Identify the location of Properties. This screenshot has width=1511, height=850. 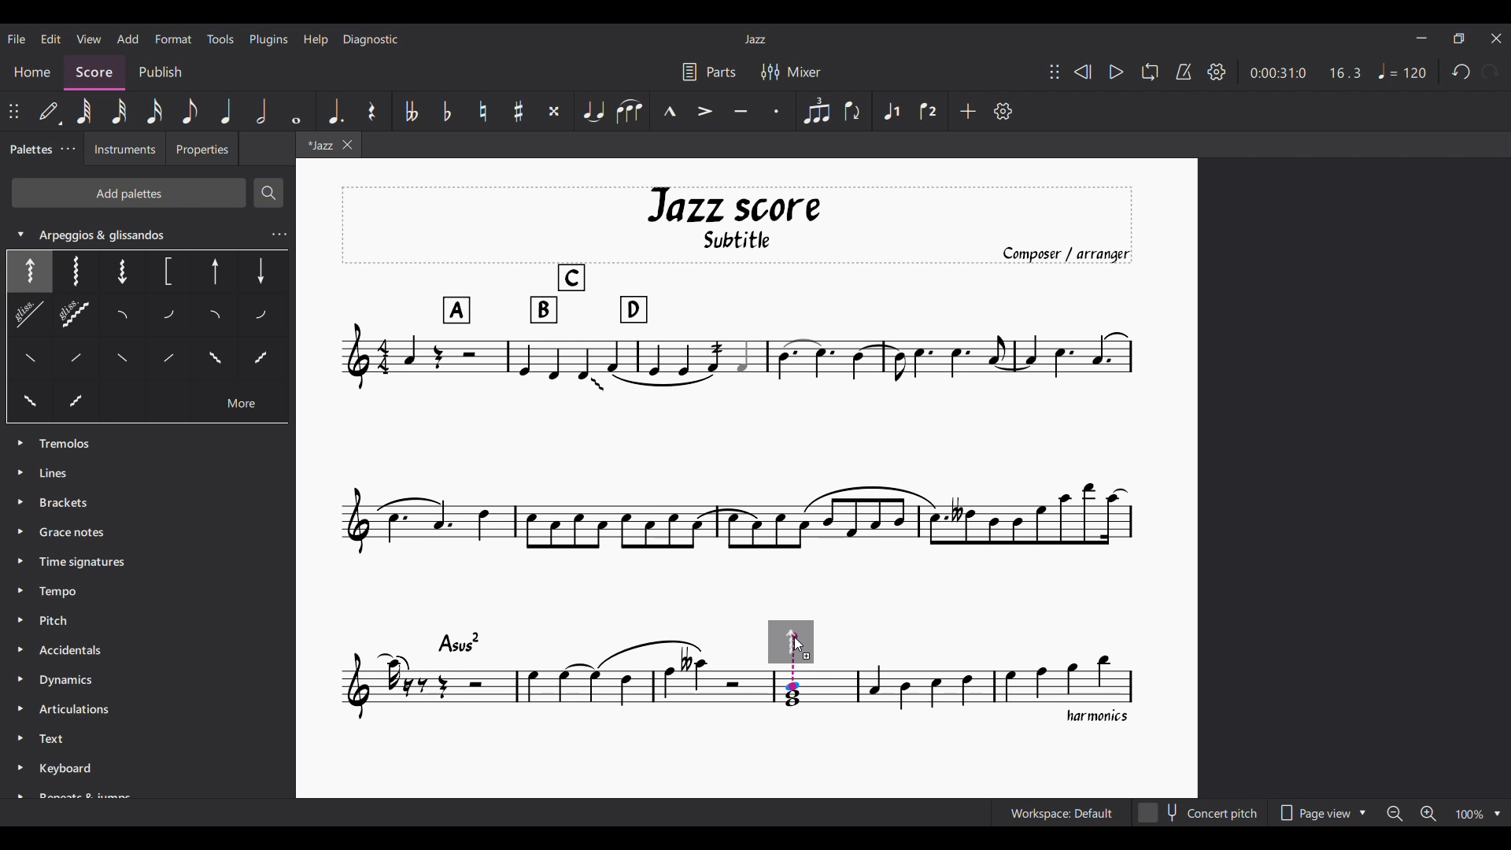
(203, 148).